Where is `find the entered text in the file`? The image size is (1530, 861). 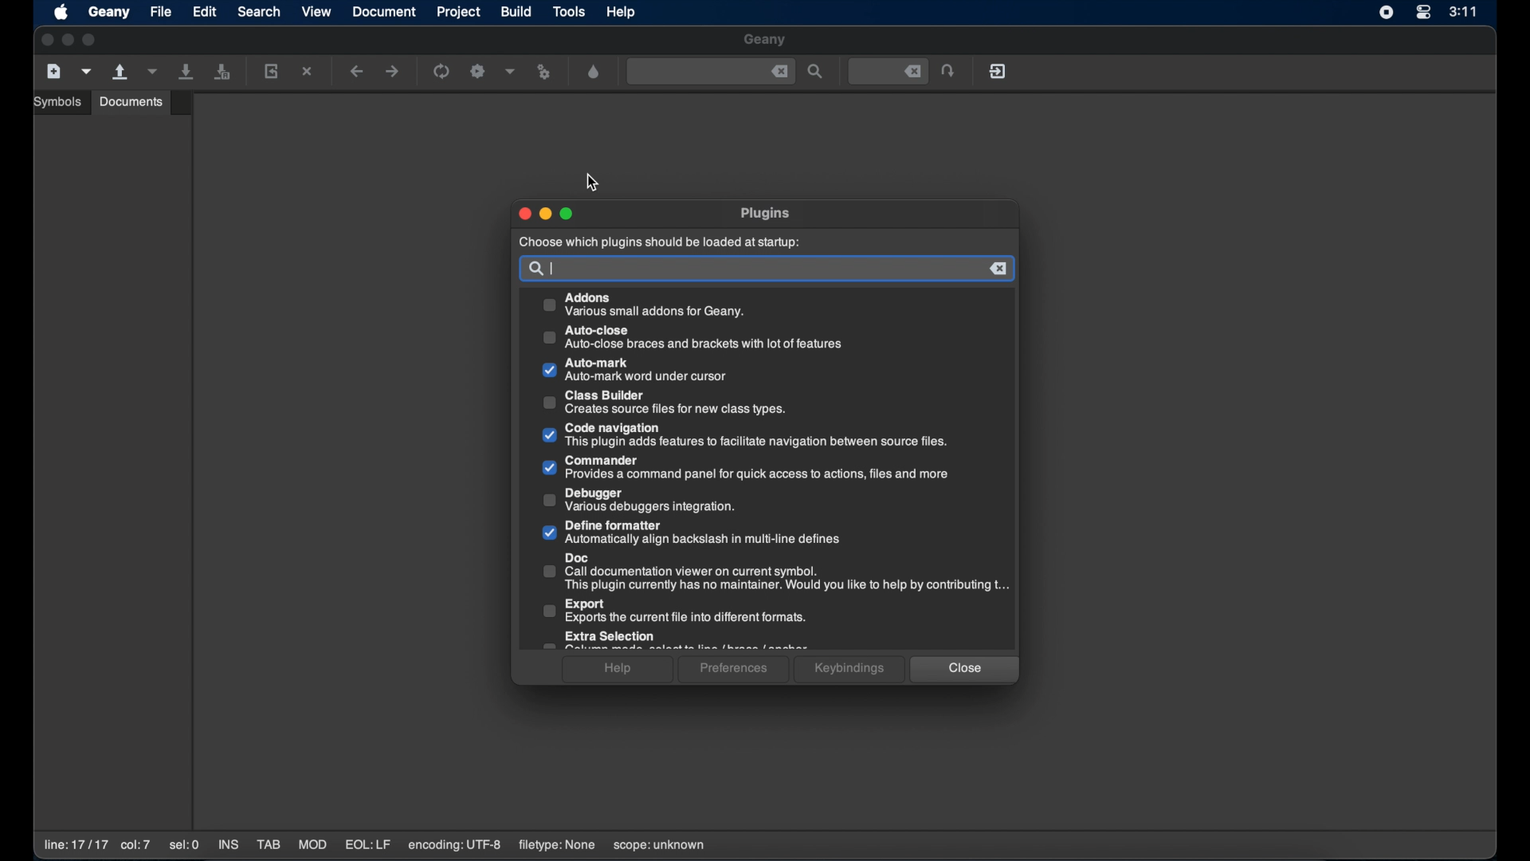
find the entered text in the file is located at coordinates (816, 73).